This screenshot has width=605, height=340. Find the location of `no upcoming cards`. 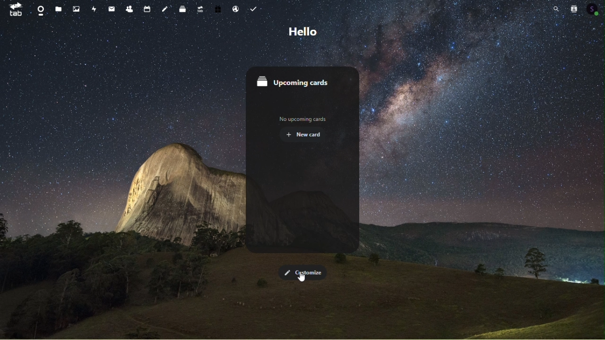

no upcoming cards is located at coordinates (304, 119).